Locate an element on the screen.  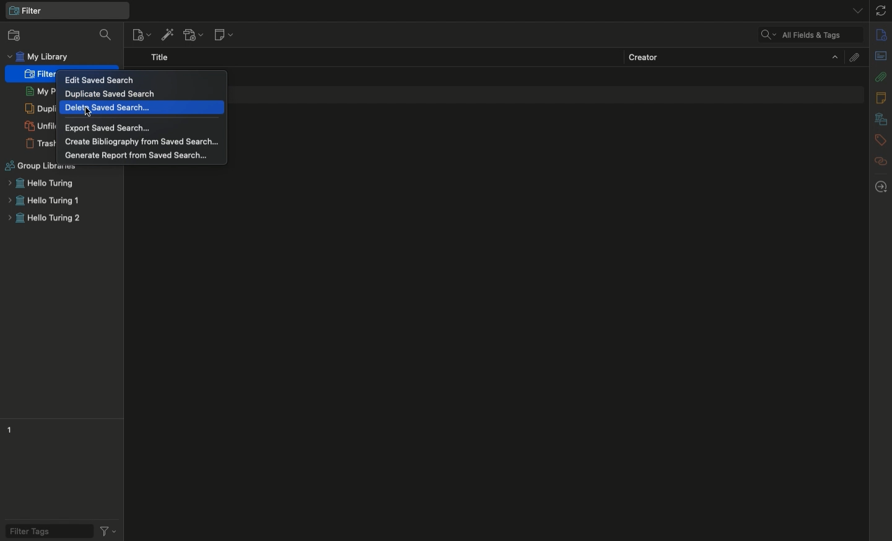
Attachments is located at coordinates (853, 56).